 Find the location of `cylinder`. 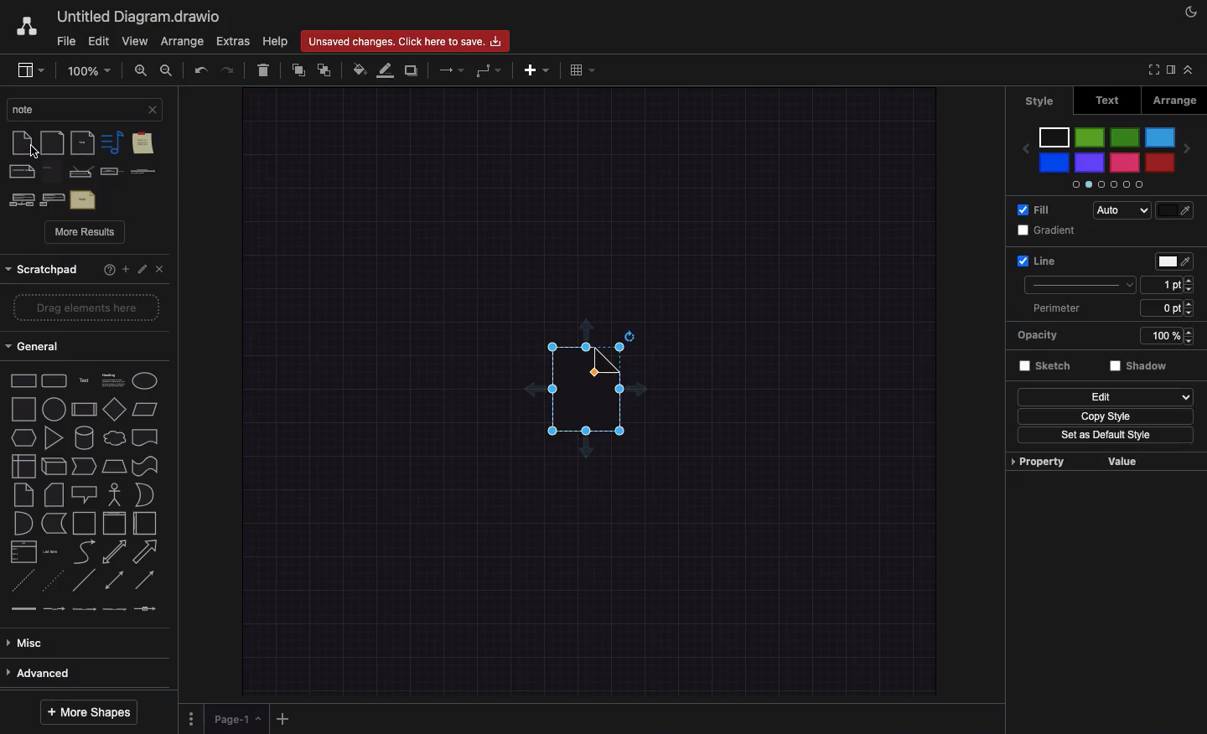

cylinder is located at coordinates (85, 437).